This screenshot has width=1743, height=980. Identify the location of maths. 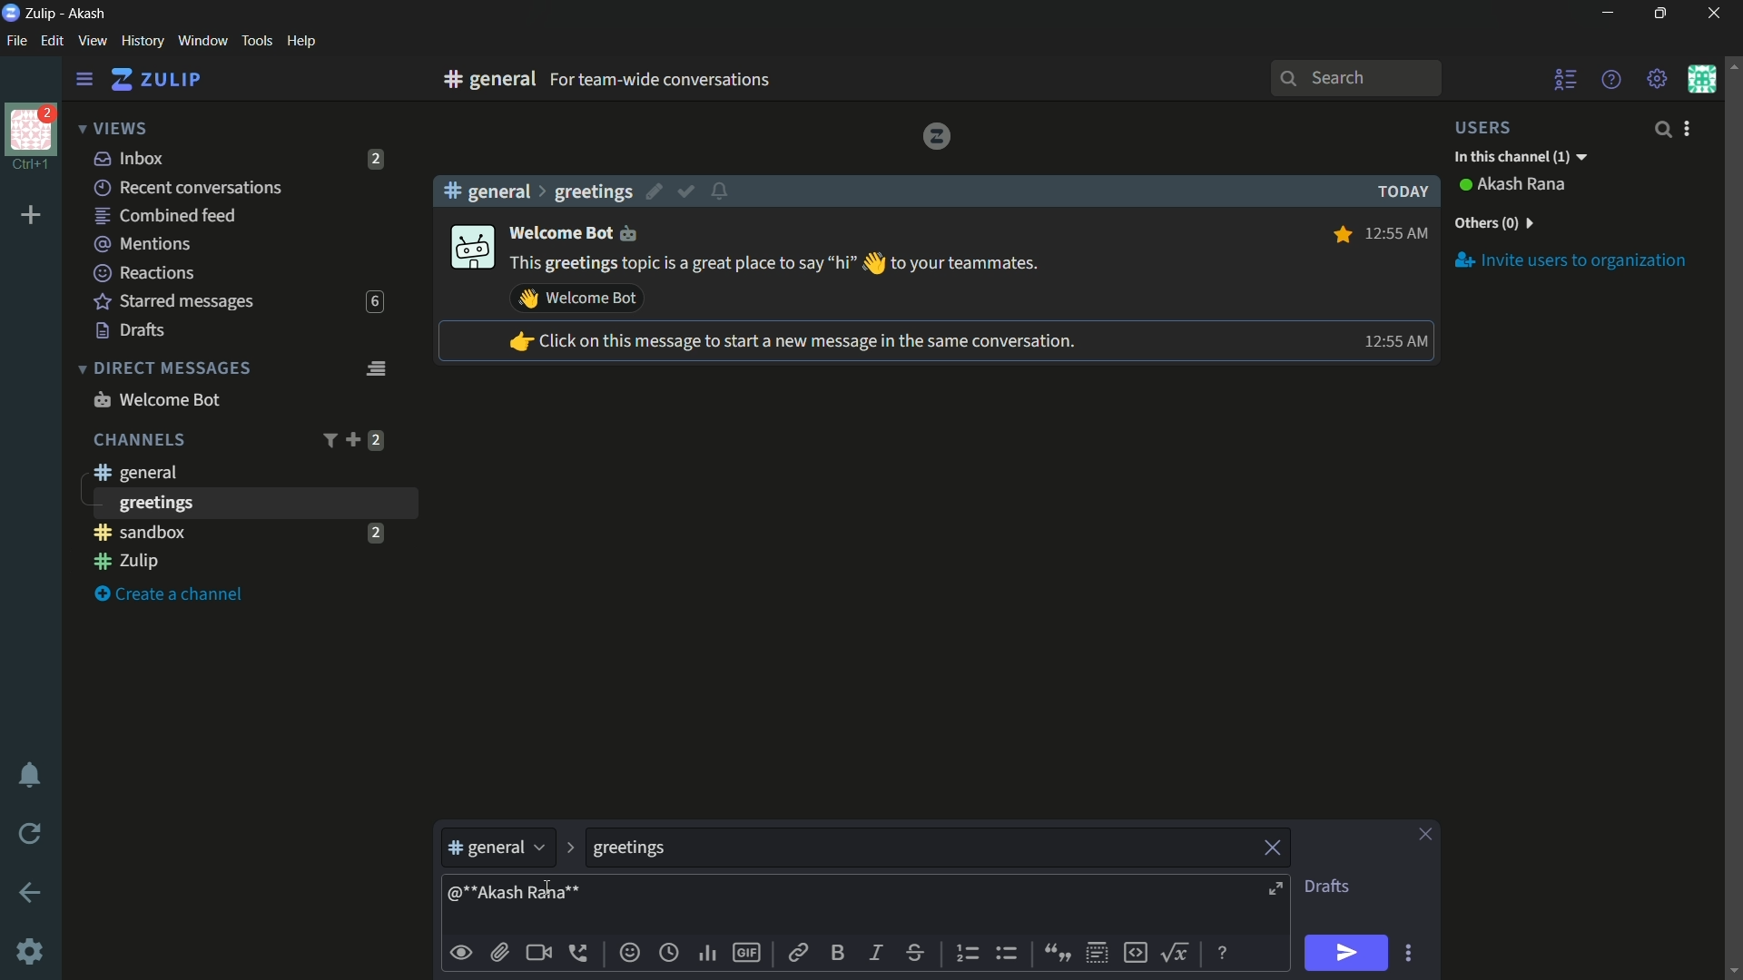
(1178, 952).